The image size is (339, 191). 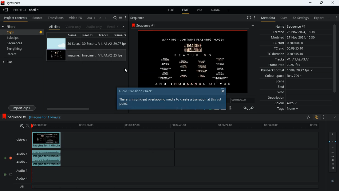 I want to click on video 1, so click(x=20, y=140).